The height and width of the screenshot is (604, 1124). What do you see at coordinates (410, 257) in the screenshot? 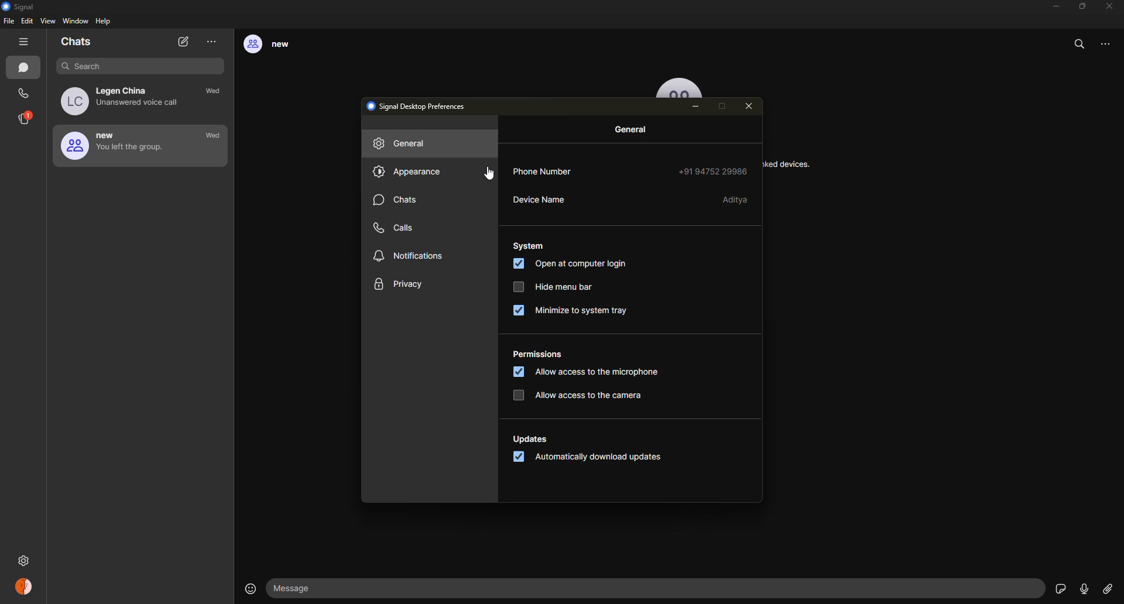
I see `notifications` at bounding box center [410, 257].